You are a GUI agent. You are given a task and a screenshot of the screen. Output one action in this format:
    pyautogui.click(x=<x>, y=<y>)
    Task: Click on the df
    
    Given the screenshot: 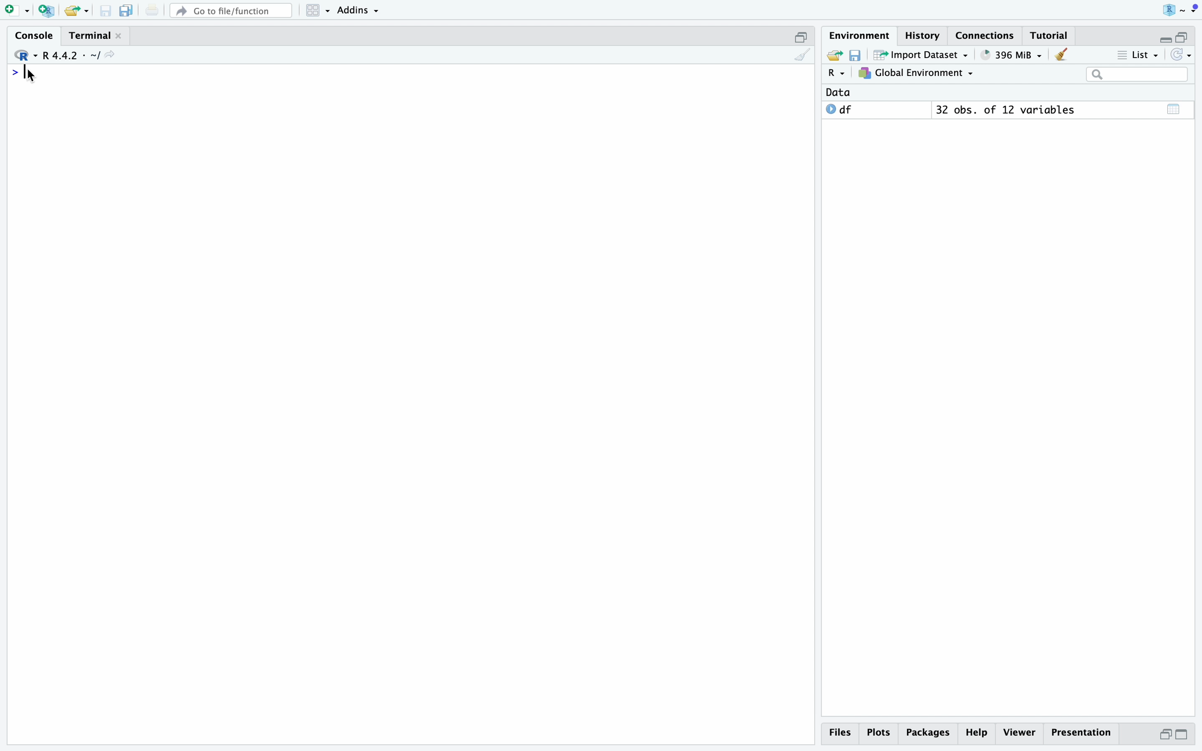 What is the action you would take?
    pyautogui.click(x=840, y=109)
    